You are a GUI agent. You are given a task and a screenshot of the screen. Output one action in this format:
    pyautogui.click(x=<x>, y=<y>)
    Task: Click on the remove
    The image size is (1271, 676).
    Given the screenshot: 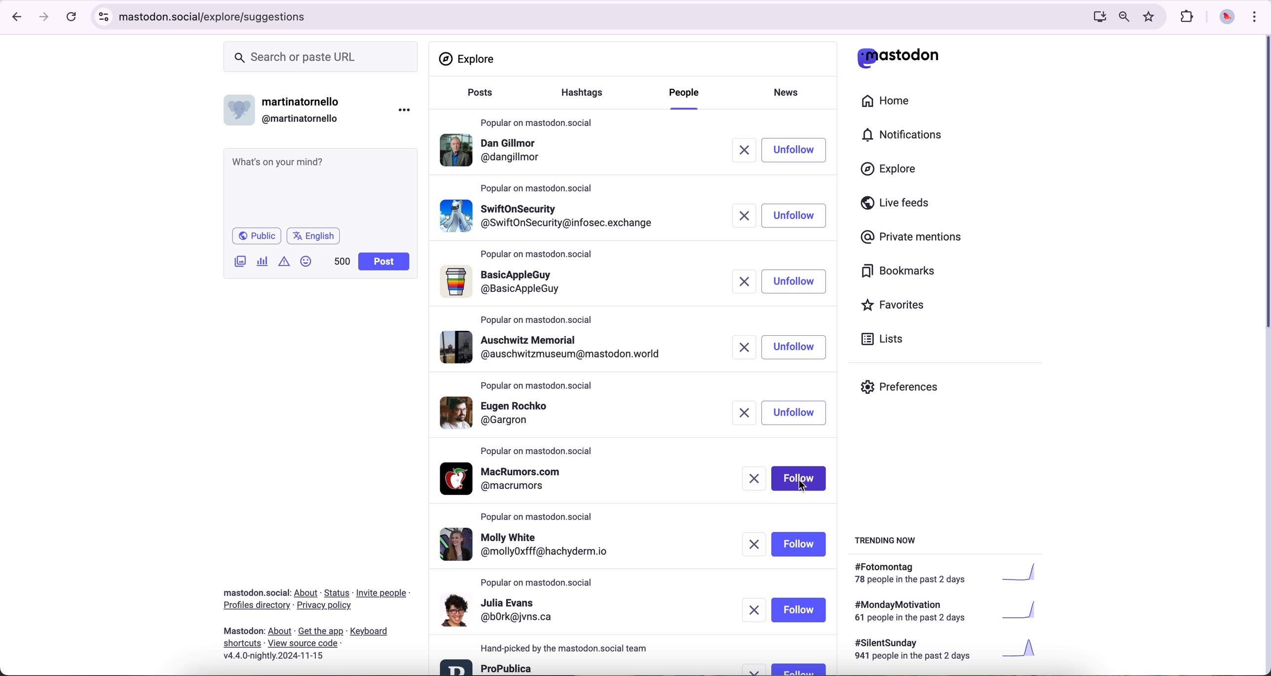 What is the action you would take?
    pyautogui.click(x=756, y=670)
    